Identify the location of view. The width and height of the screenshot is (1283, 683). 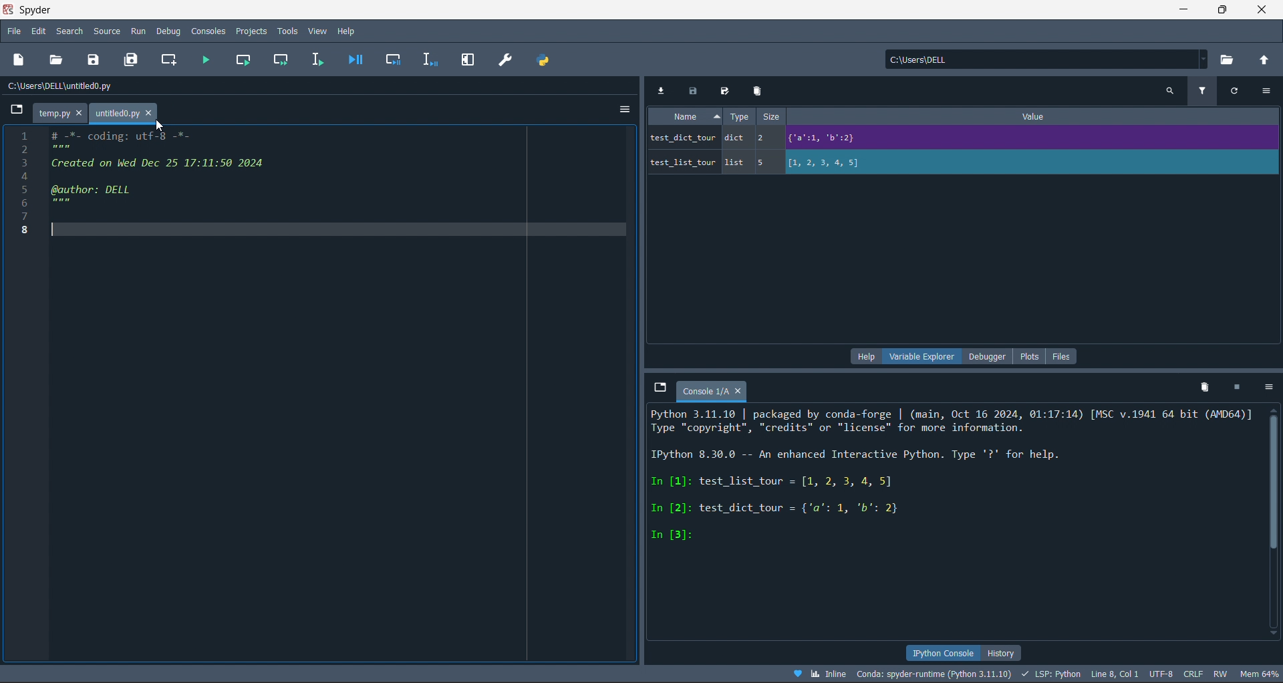
(319, 31).